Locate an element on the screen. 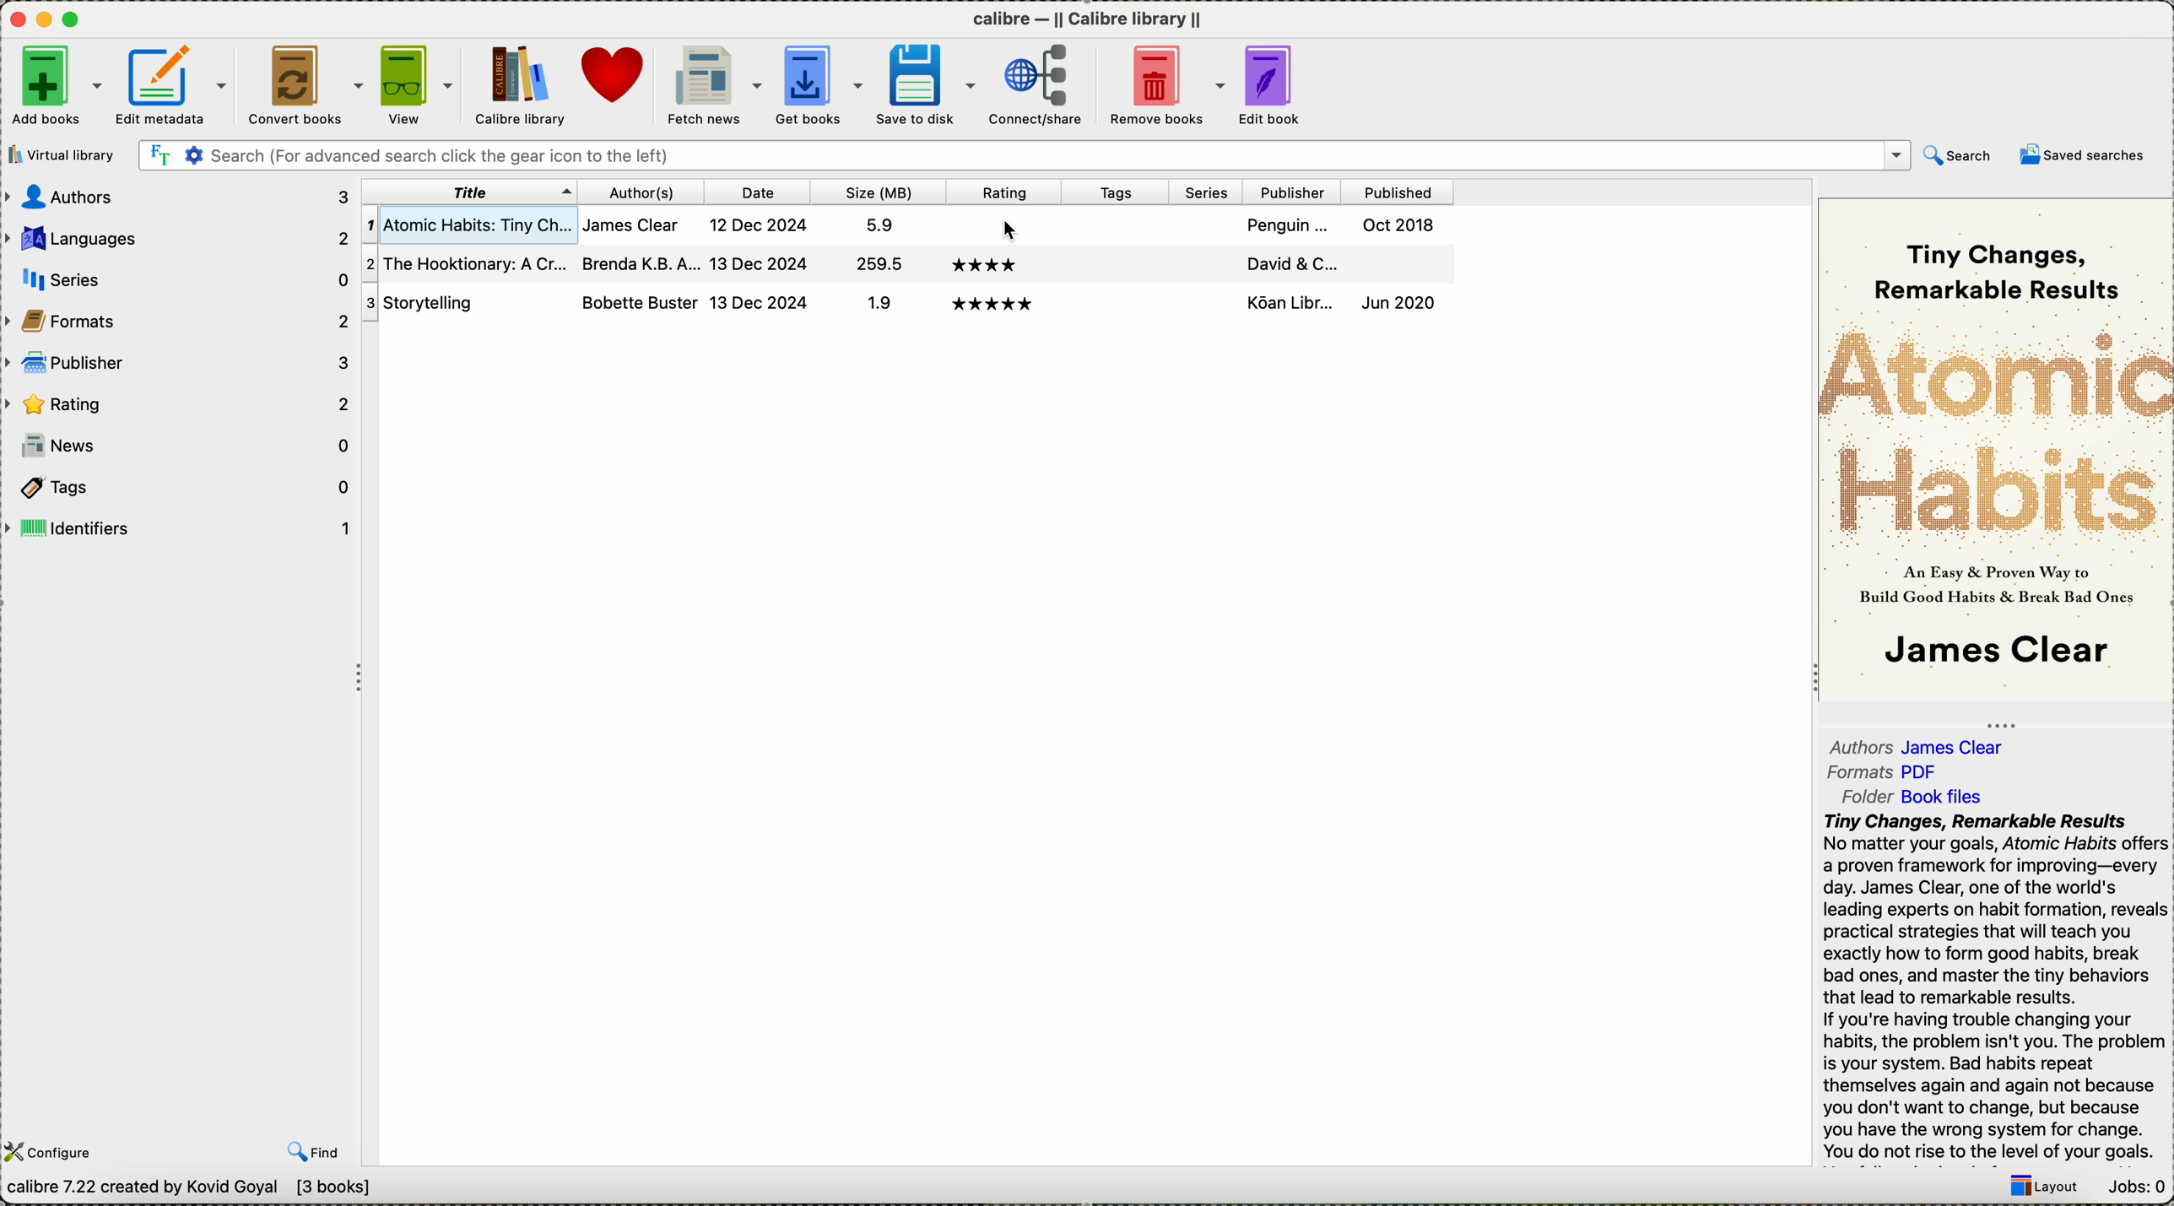 The width and height of the screenshot is (2174, 1206). folder book files is located at coordinates (1856, 796).